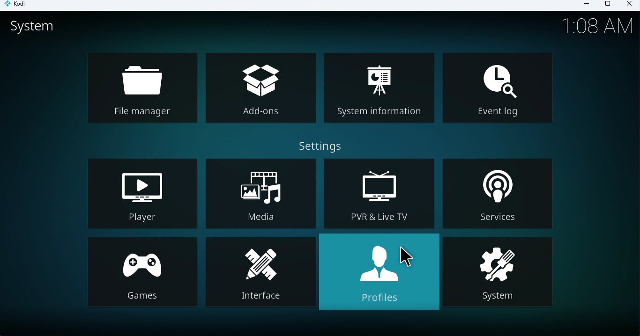  Describe the element at coordinates (141, 273) in the screenshot. I see `Games` at that location.